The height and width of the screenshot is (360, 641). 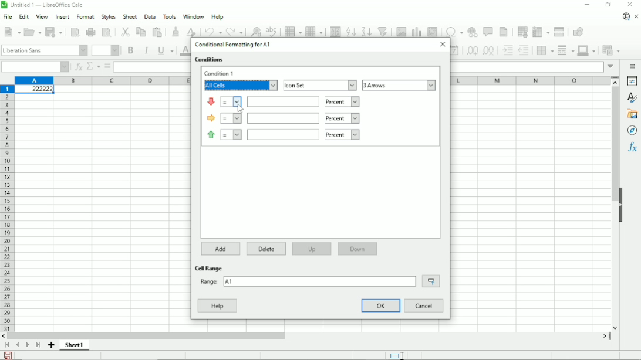 I want to click on icon condition, so click(x=263, y=134).